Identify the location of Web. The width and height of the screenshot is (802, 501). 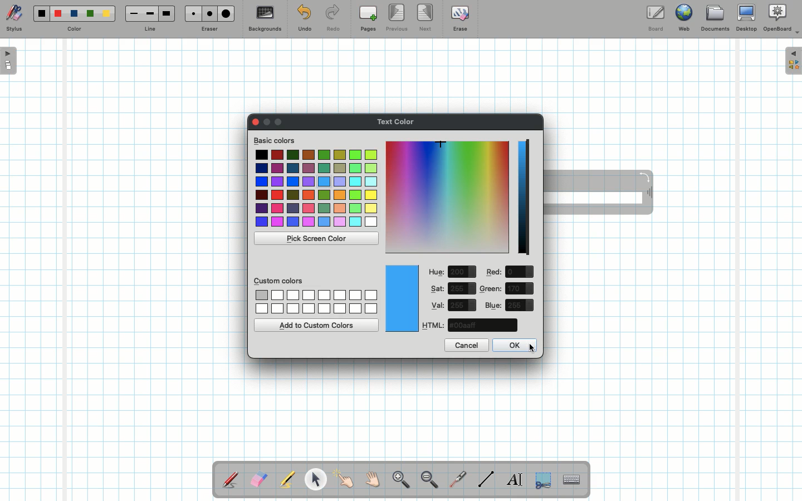
(683, 20).